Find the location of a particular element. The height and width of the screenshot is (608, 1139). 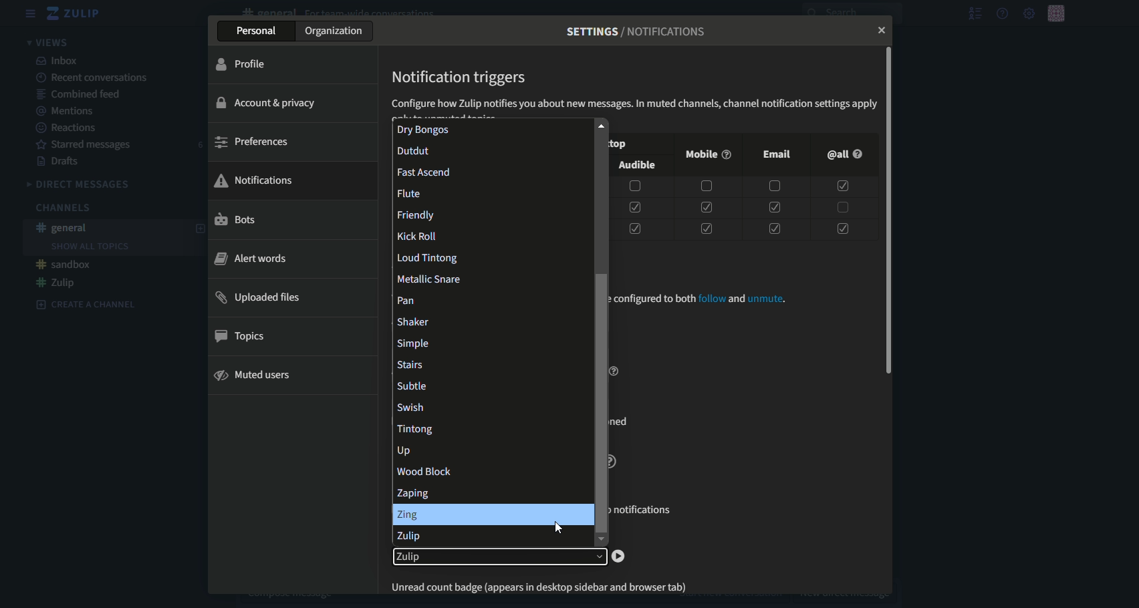

Channels is located at coordinates (61, 208).